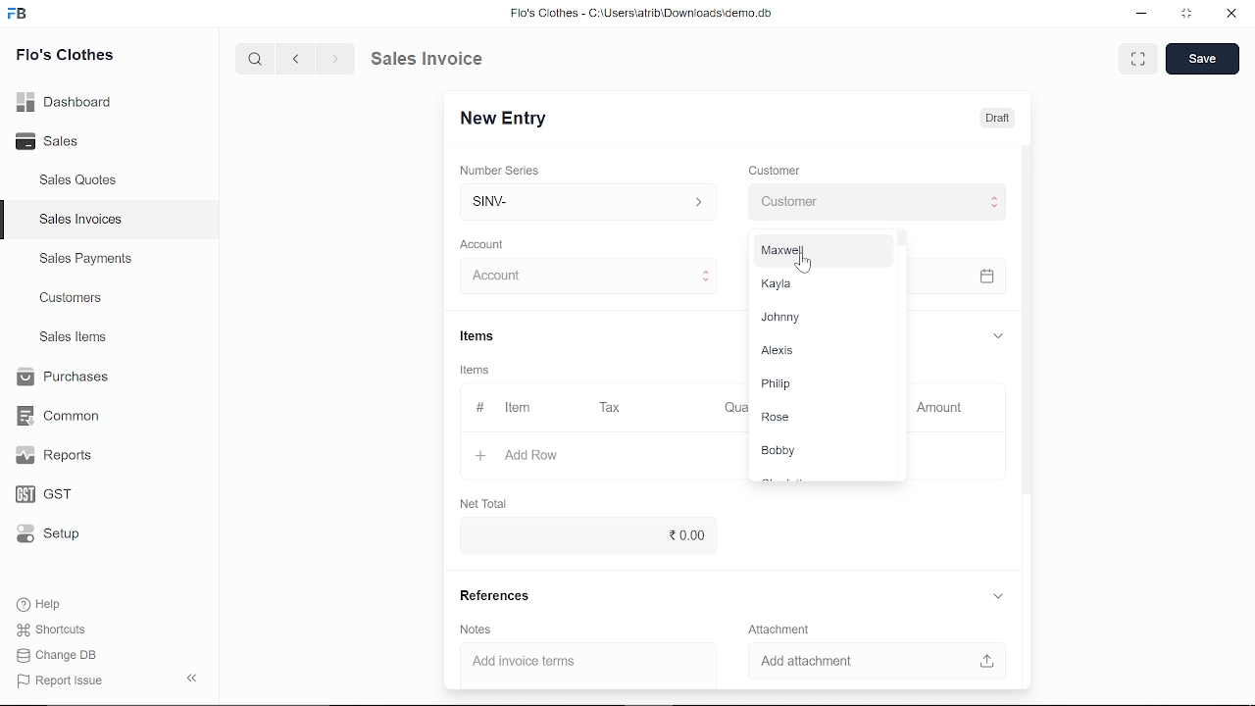 The width and height of the screenshot is (1255, 706). I want to click on expand, so click(996, 334).